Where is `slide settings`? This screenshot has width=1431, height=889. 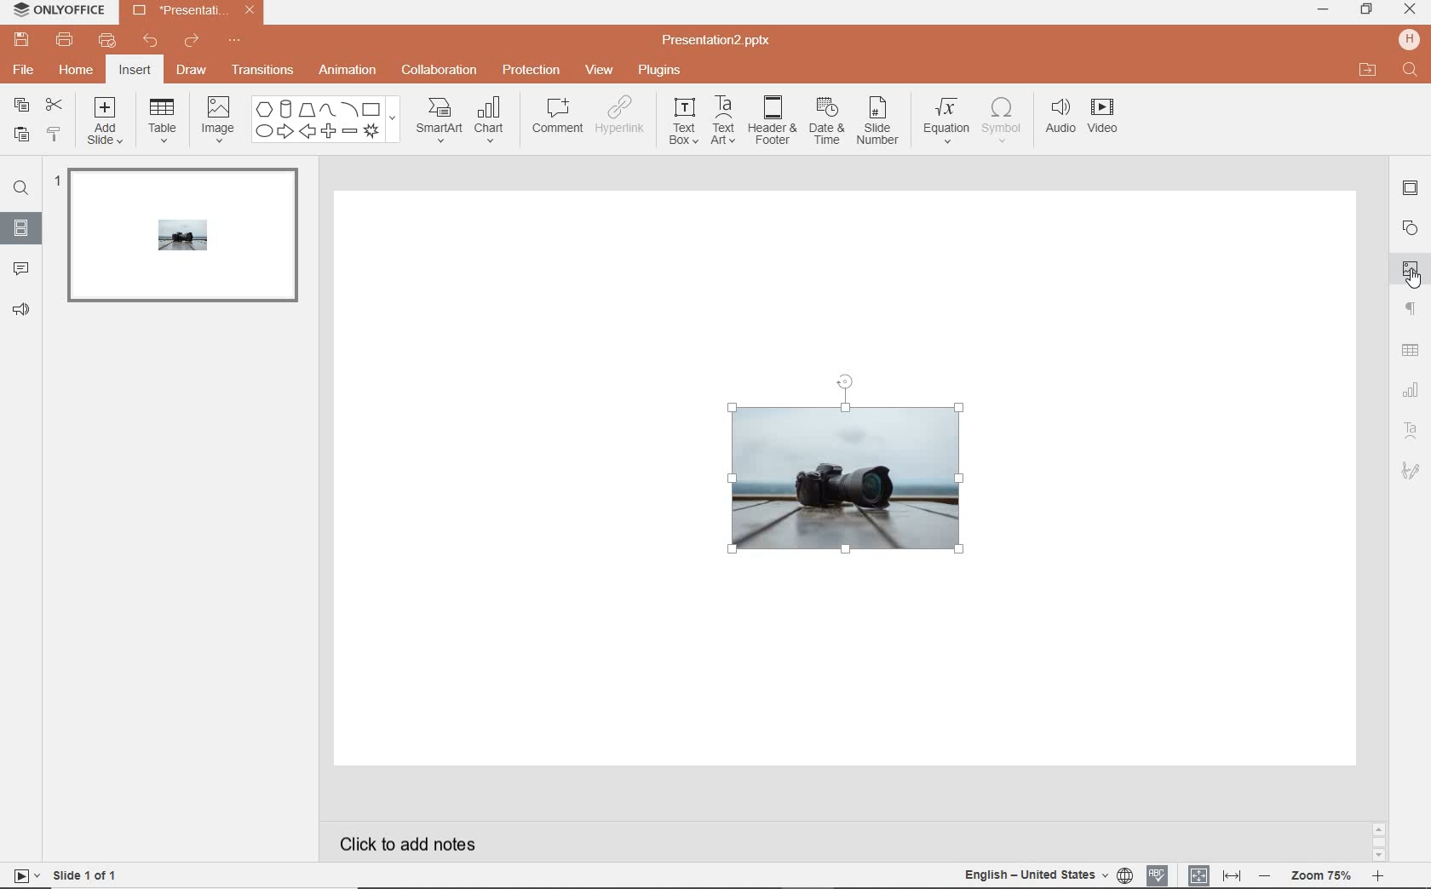
slide settings is located at coordinates (1411, 191).